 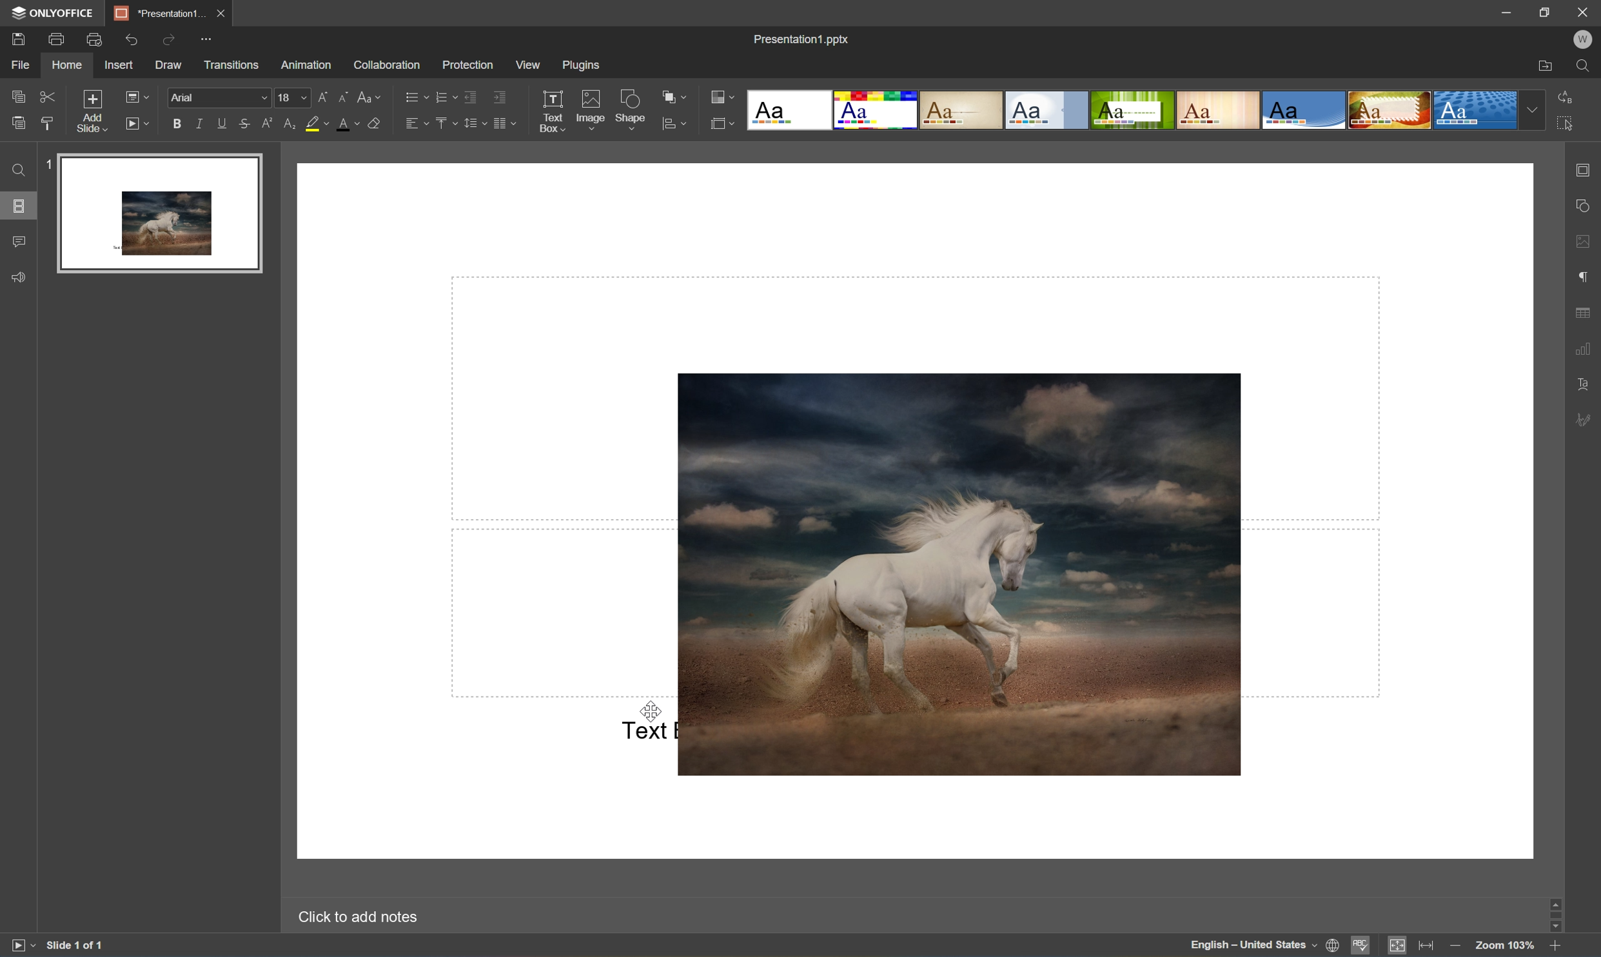 I want to click on Select all, so click(x=1567, y=121).